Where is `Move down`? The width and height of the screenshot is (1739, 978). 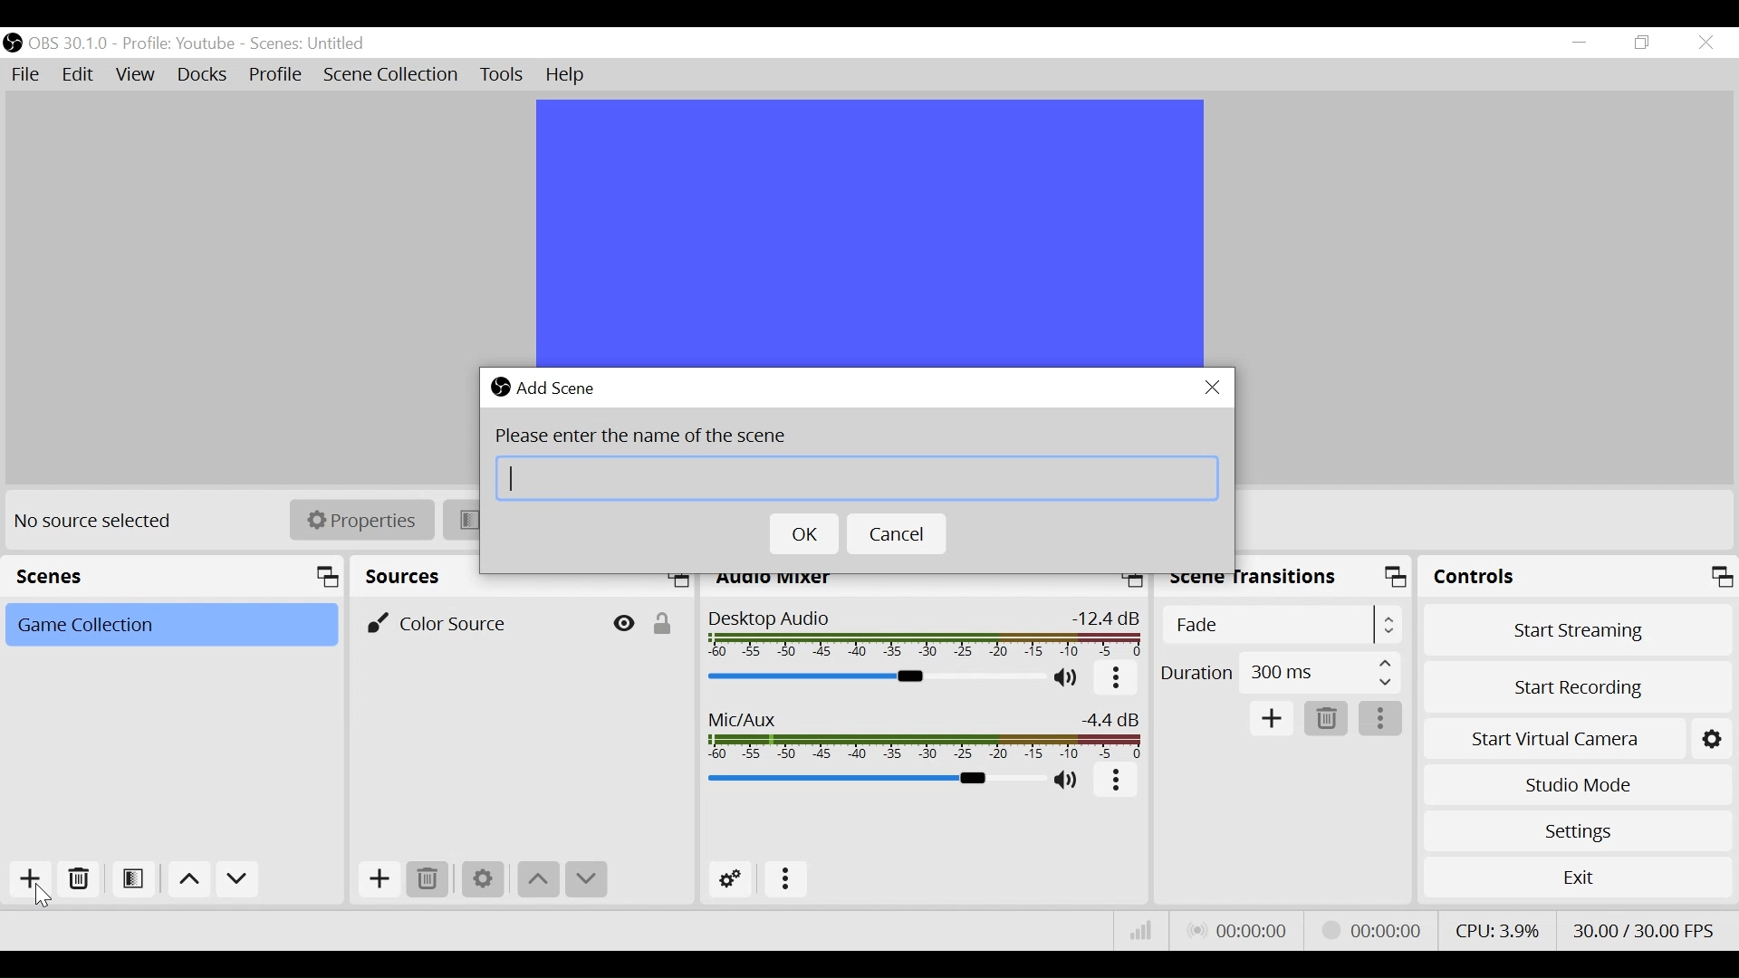 Move down is located at coordinates (236, 879).